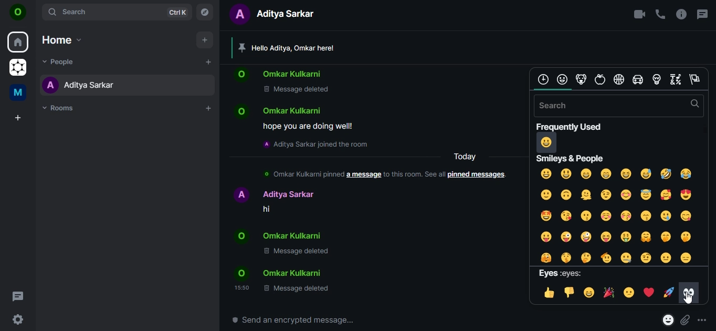  What do you see at coordinates (549, 294) in the screenshot?
I see `thumbs up` at bounding box center [549, 294].